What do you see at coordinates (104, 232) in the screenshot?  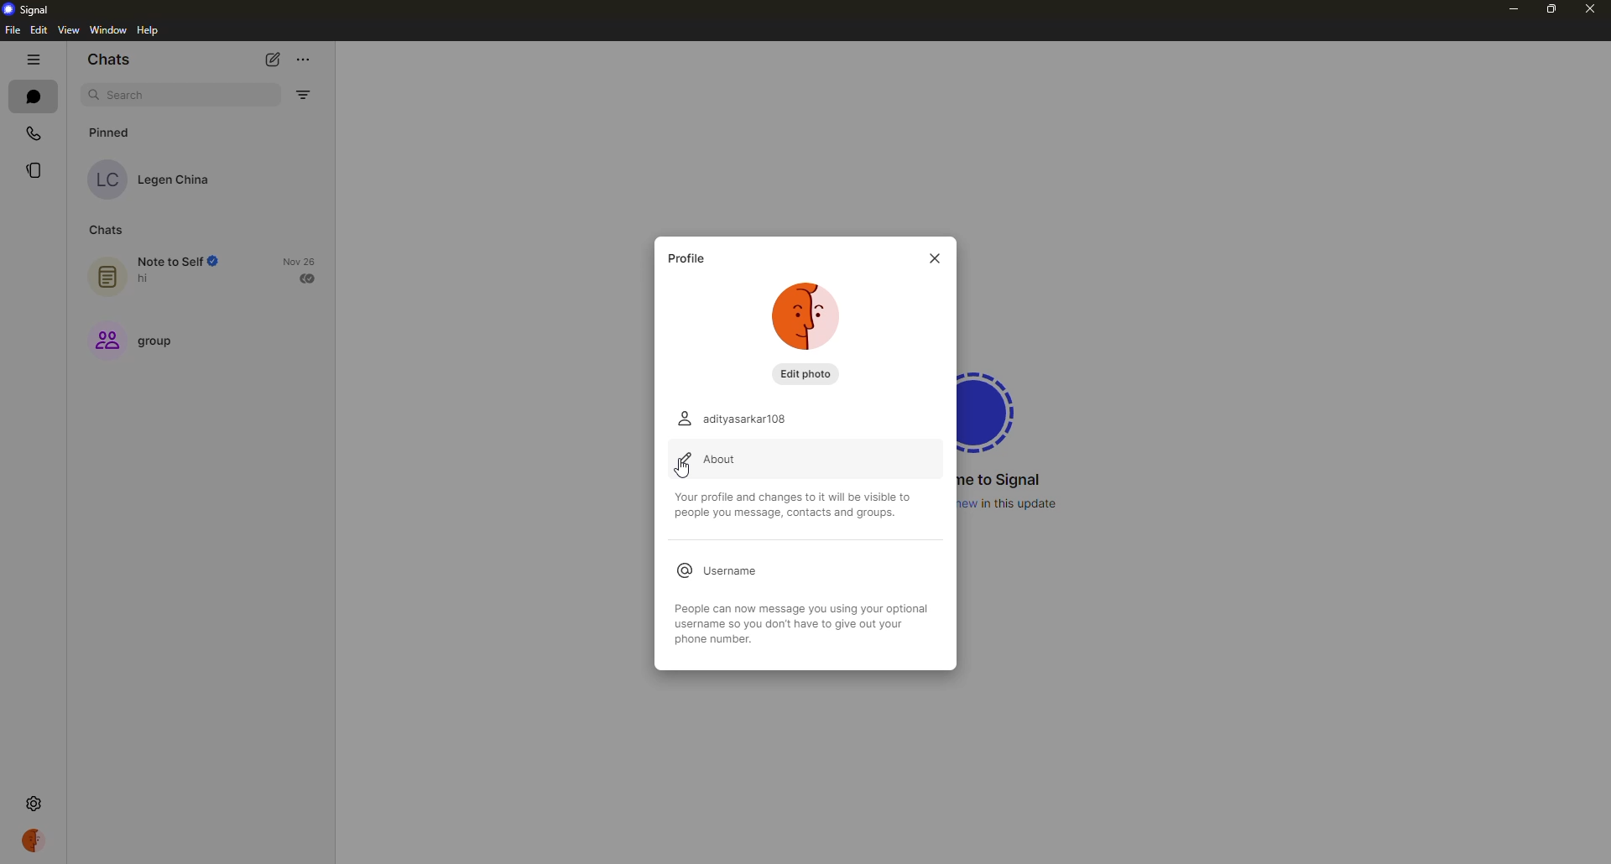 I see `chats` at bounding box center [104, 232].